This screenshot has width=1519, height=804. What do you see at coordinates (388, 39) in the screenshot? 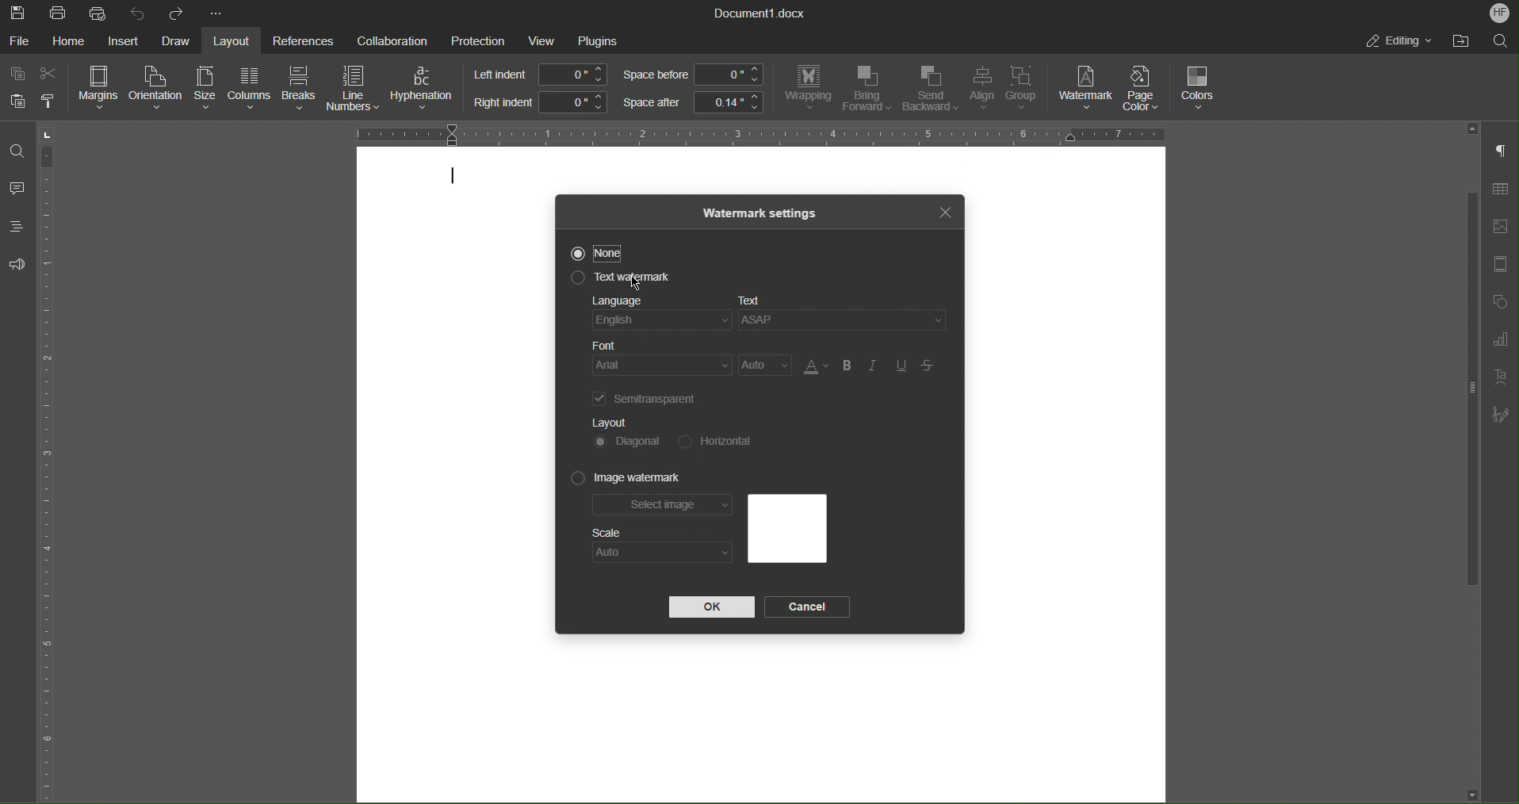
I see `Collaboration` at bounding box center [388, 39].